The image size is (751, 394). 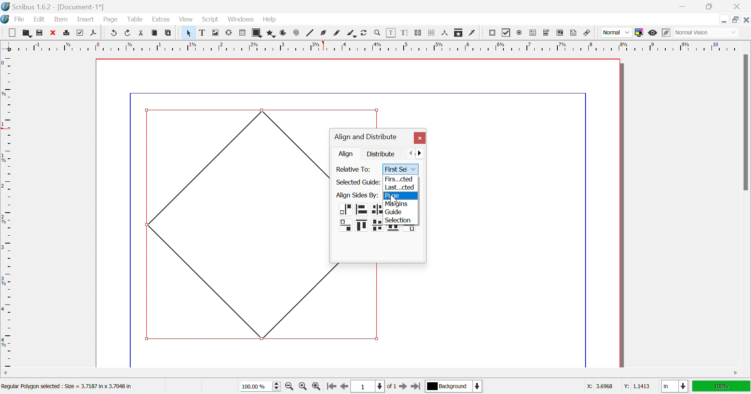 What do you see at coordinates (316, 388) in the screenshot?
I see `Zoom in by the stepping value in Tools preferences` at bounding box center [316, 388].